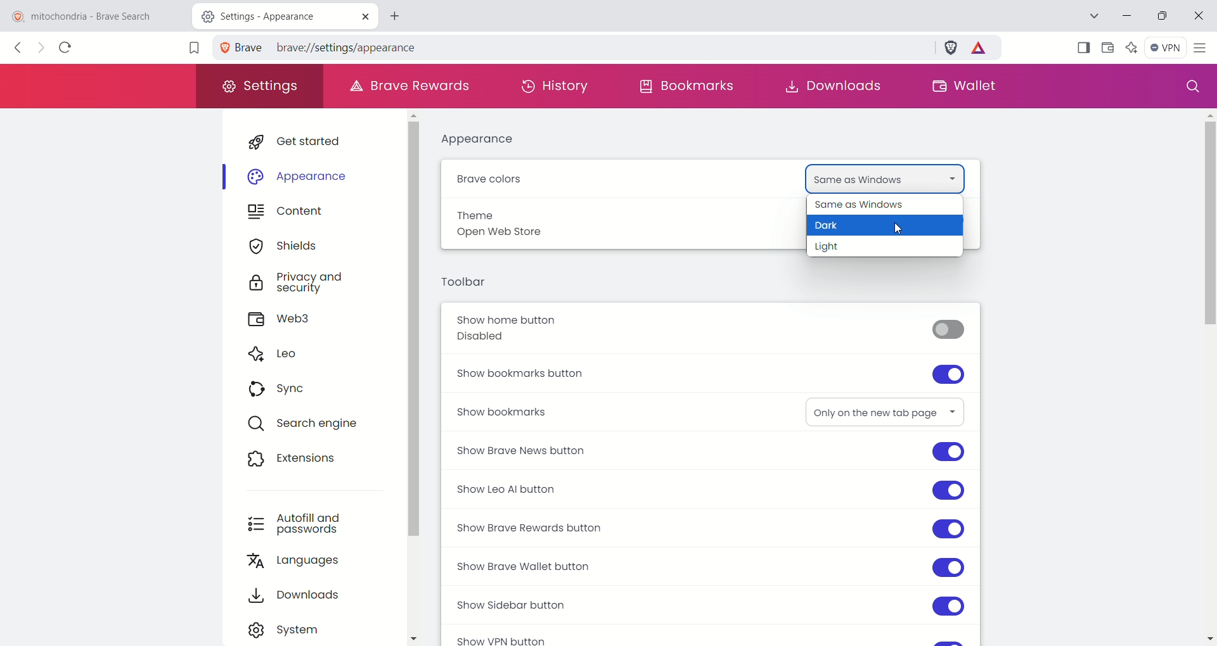 The width and height of the screenshot is (1217, 646). What do you see at coordinates (318, 425) in the screenshot?
I see `search engine` at bounding box center [318, 425].